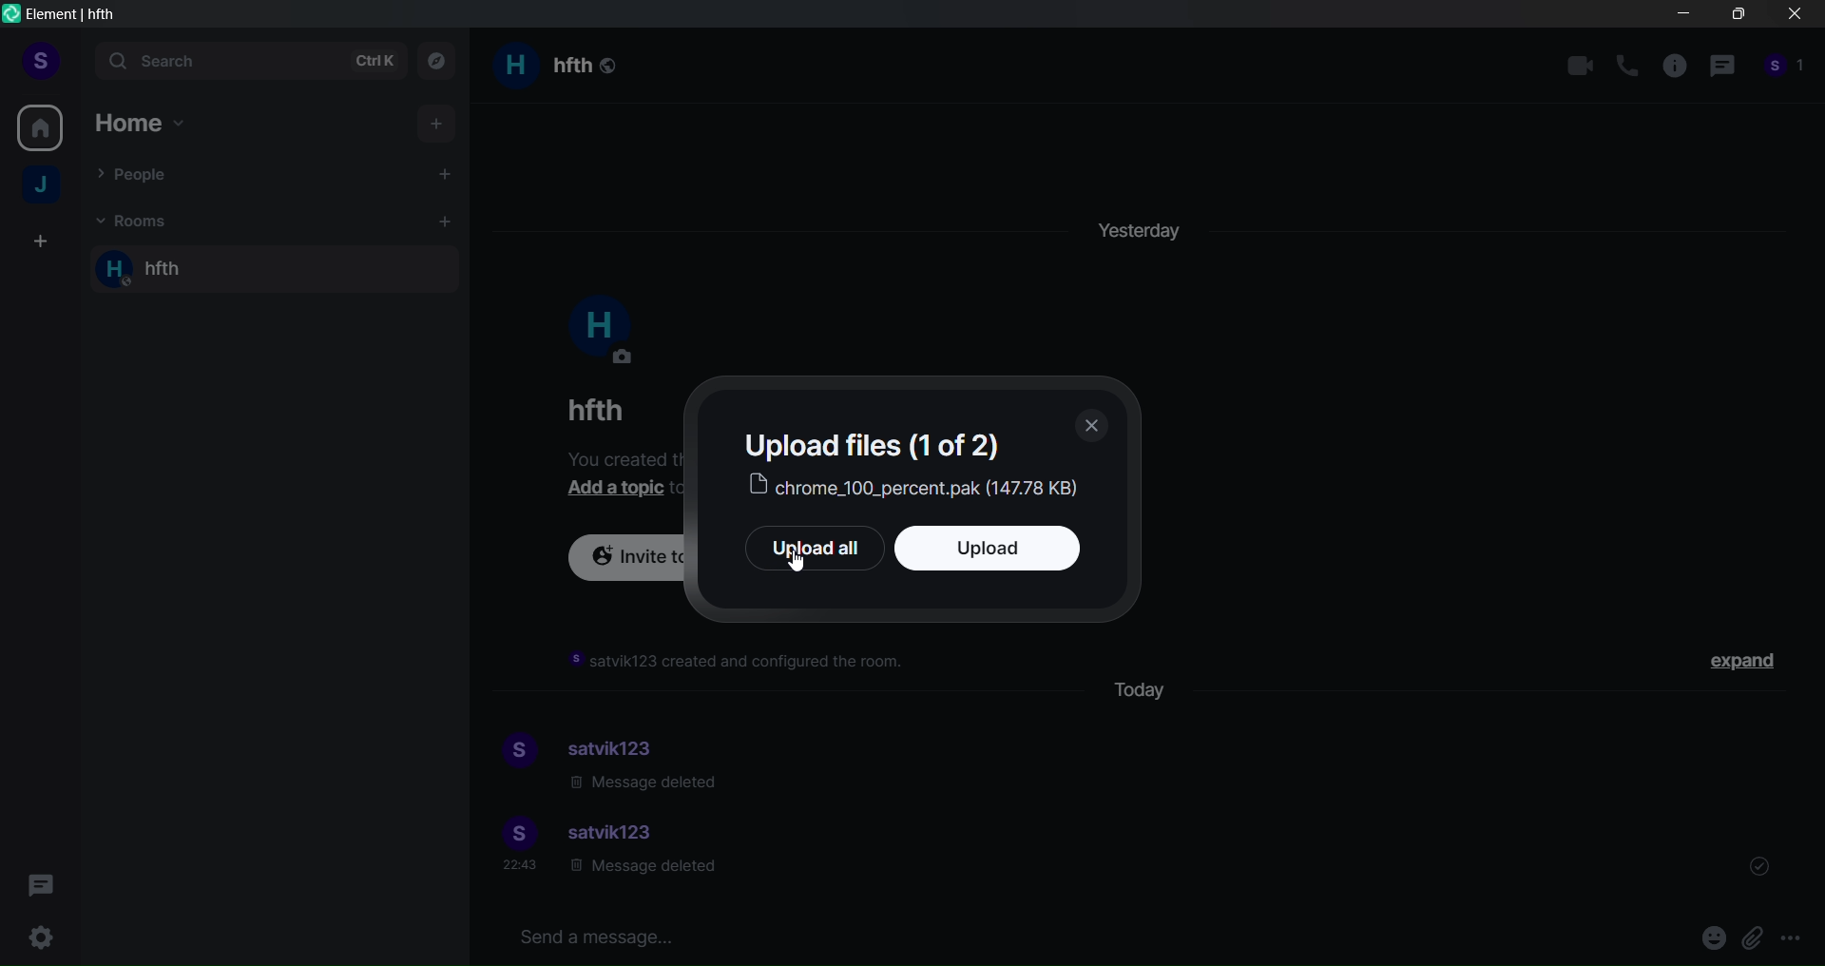  What do you see at coordinates (621, 491) in the screenshot?
I see `add a topic` at bounding box center [621, 491].